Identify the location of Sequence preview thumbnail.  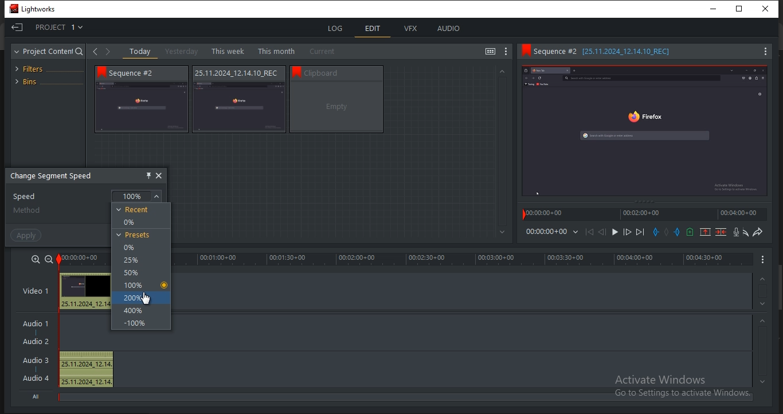
(644, 130).